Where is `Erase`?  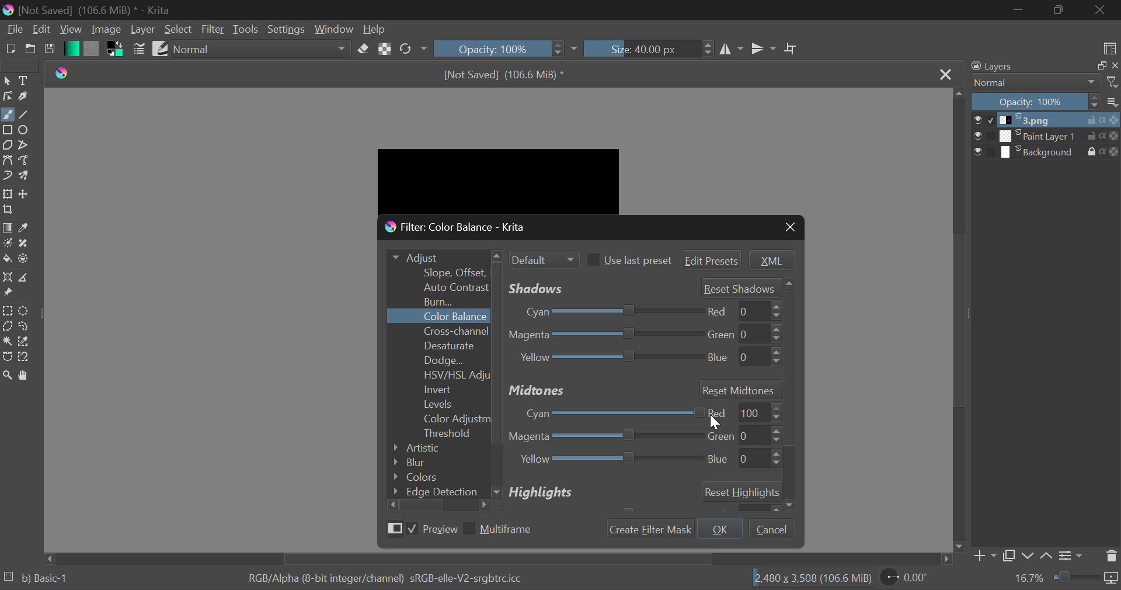 Erase is located at coordinates (363, 50).